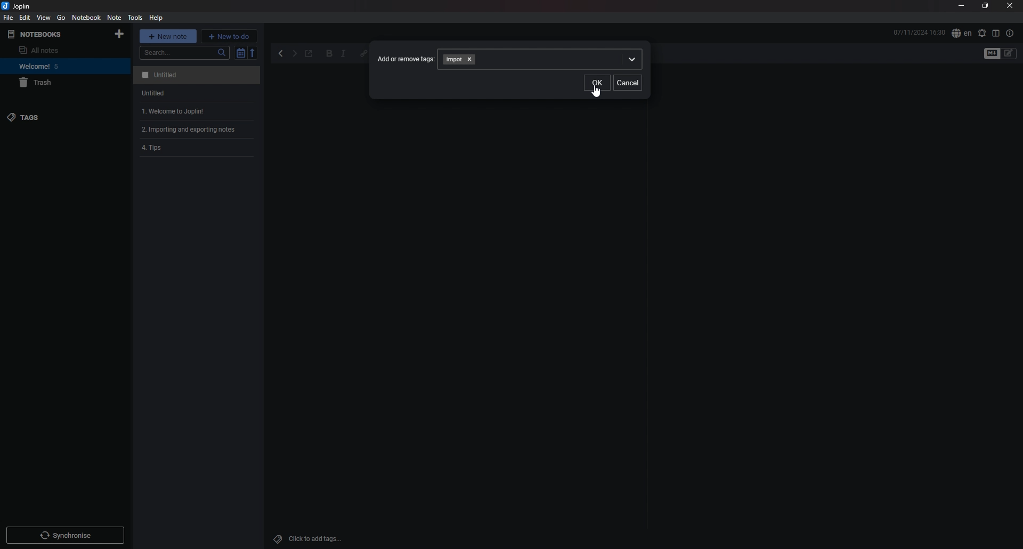 The height and width of the screenshot is (549, 1023). I want to click on search, so click(185, 53).